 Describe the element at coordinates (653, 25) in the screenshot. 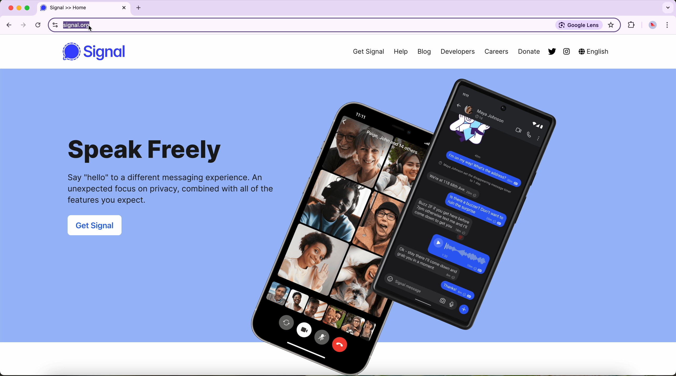

I see `profile picture` at that location.